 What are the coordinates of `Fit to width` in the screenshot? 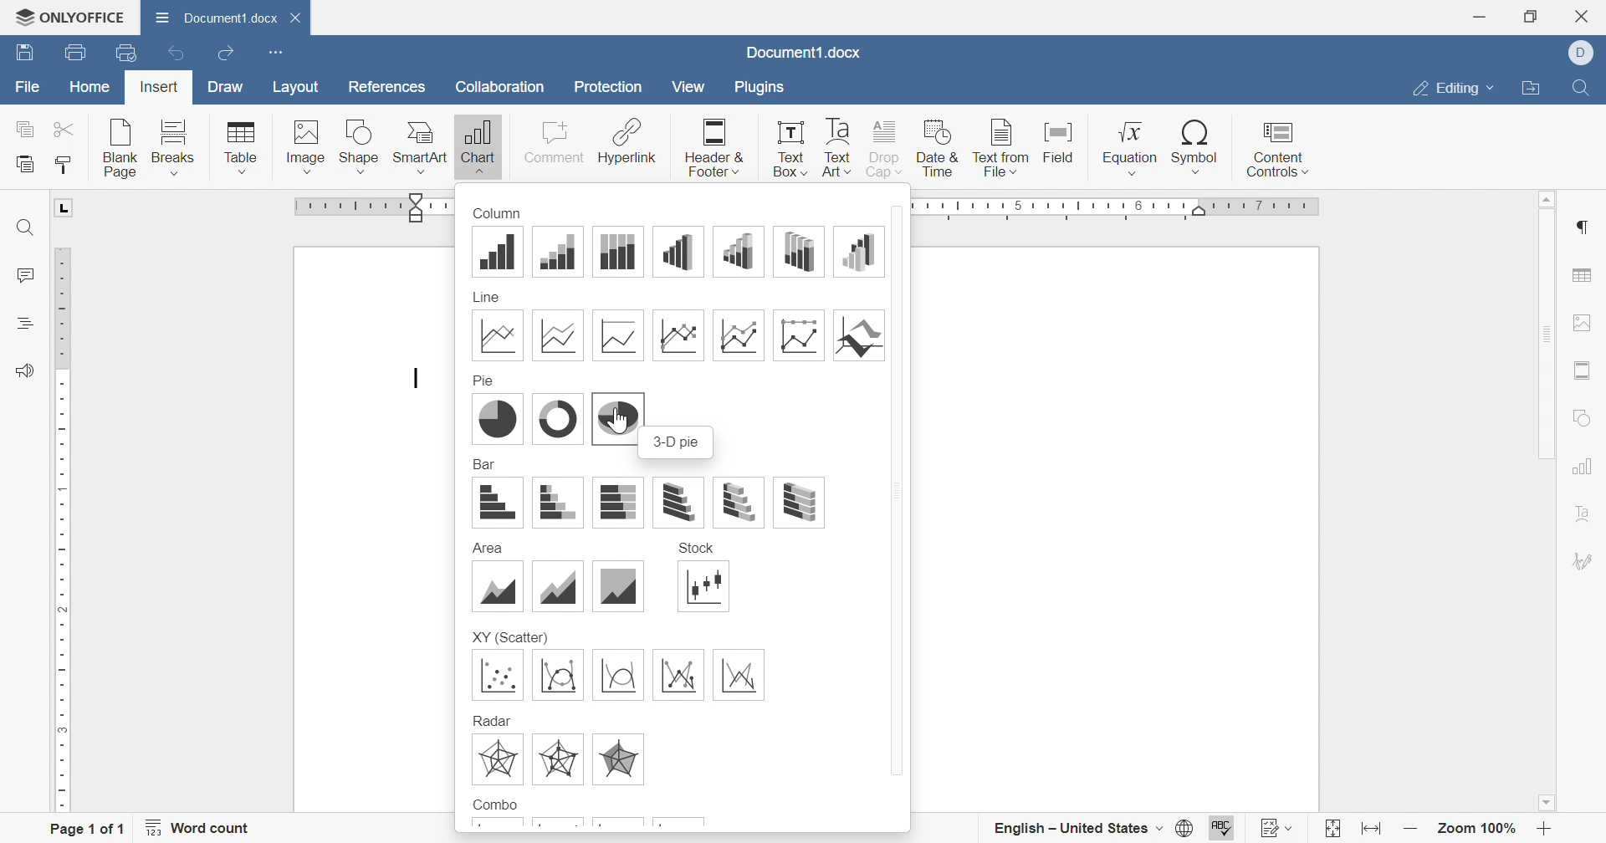 It's located at (1369, 826).